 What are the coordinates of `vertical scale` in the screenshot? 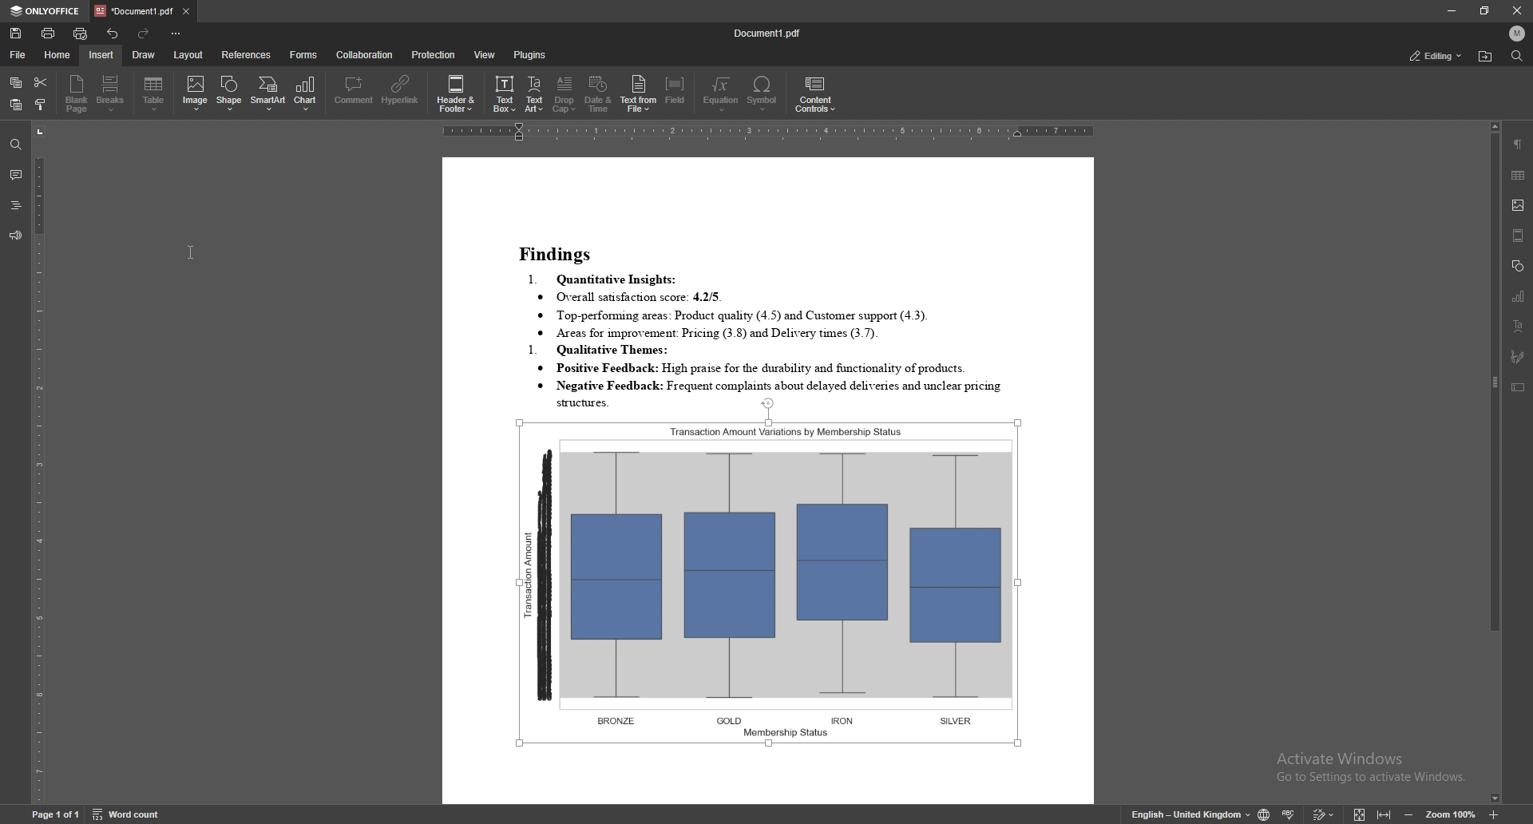 It's located at (38, 463).